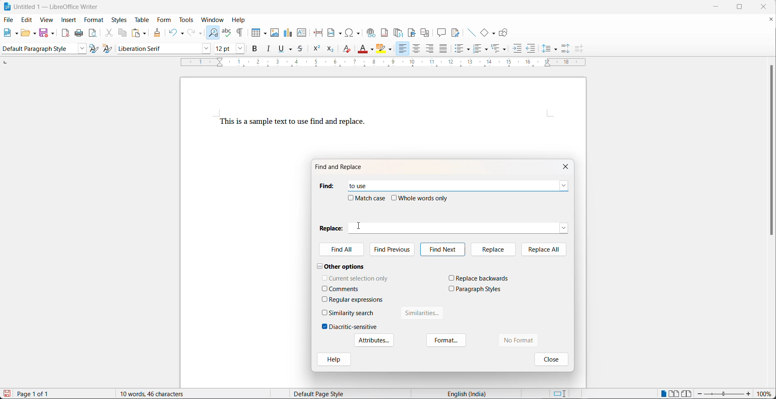  Describe the element at coordinates (325, 327) in the screenshot. I see `checkbox` at that location.